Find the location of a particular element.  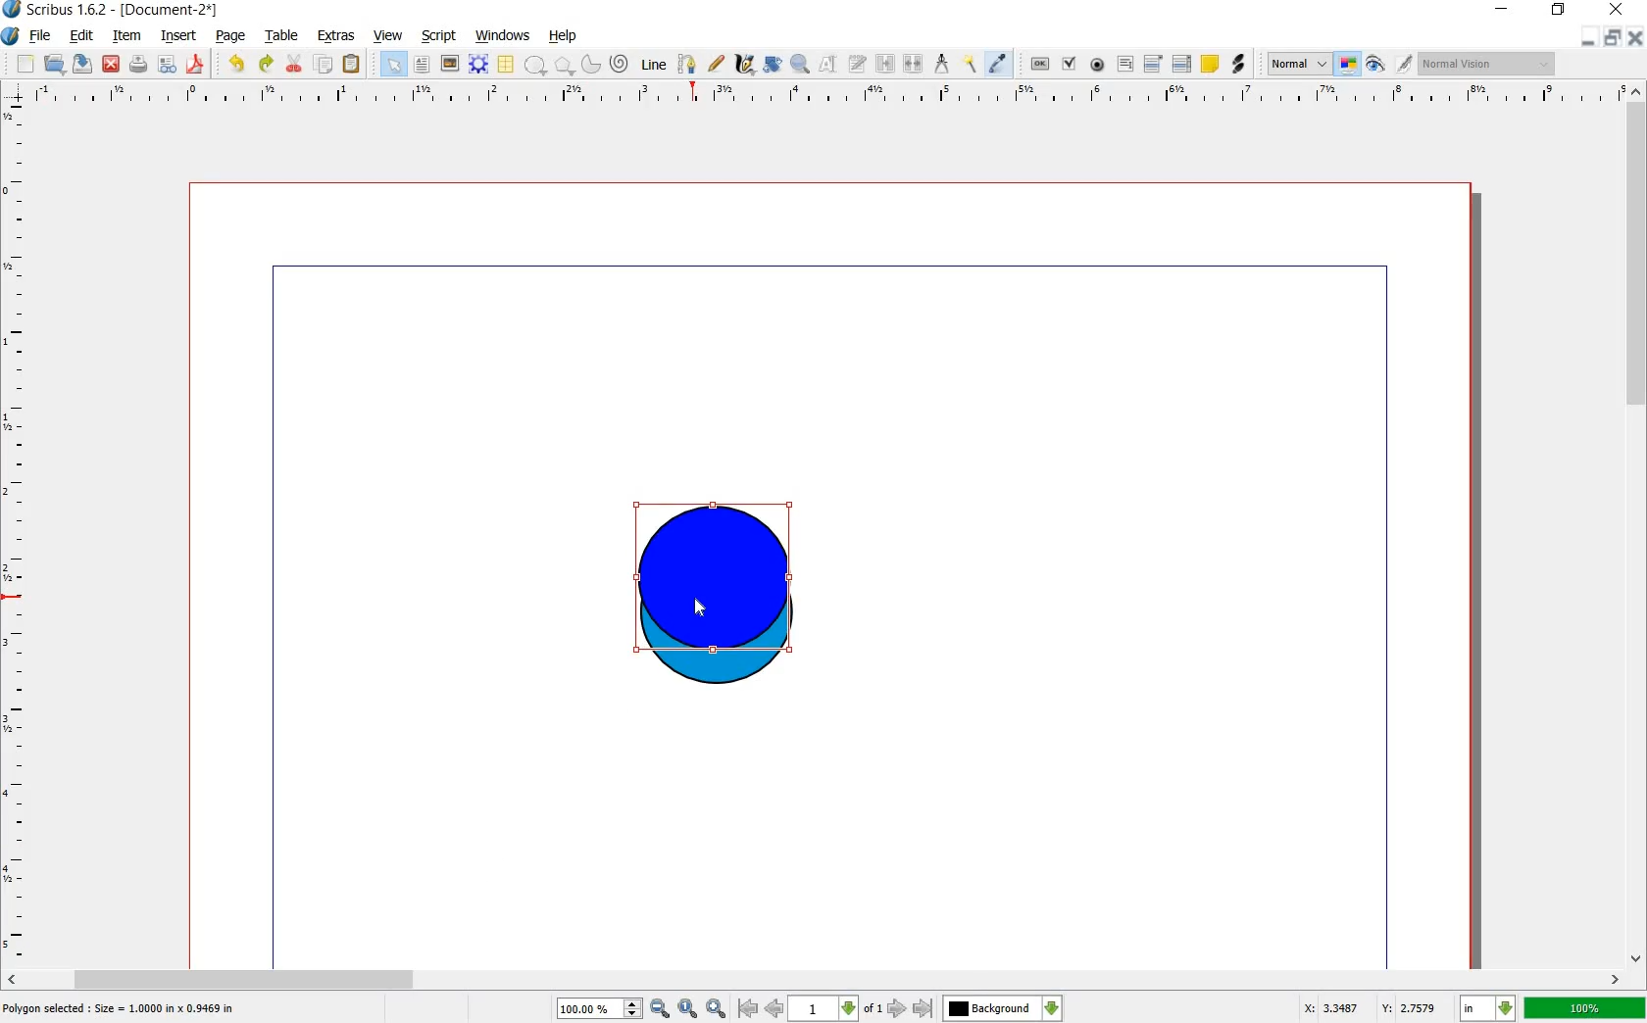

link text frames is located at coordinates (886, 65).